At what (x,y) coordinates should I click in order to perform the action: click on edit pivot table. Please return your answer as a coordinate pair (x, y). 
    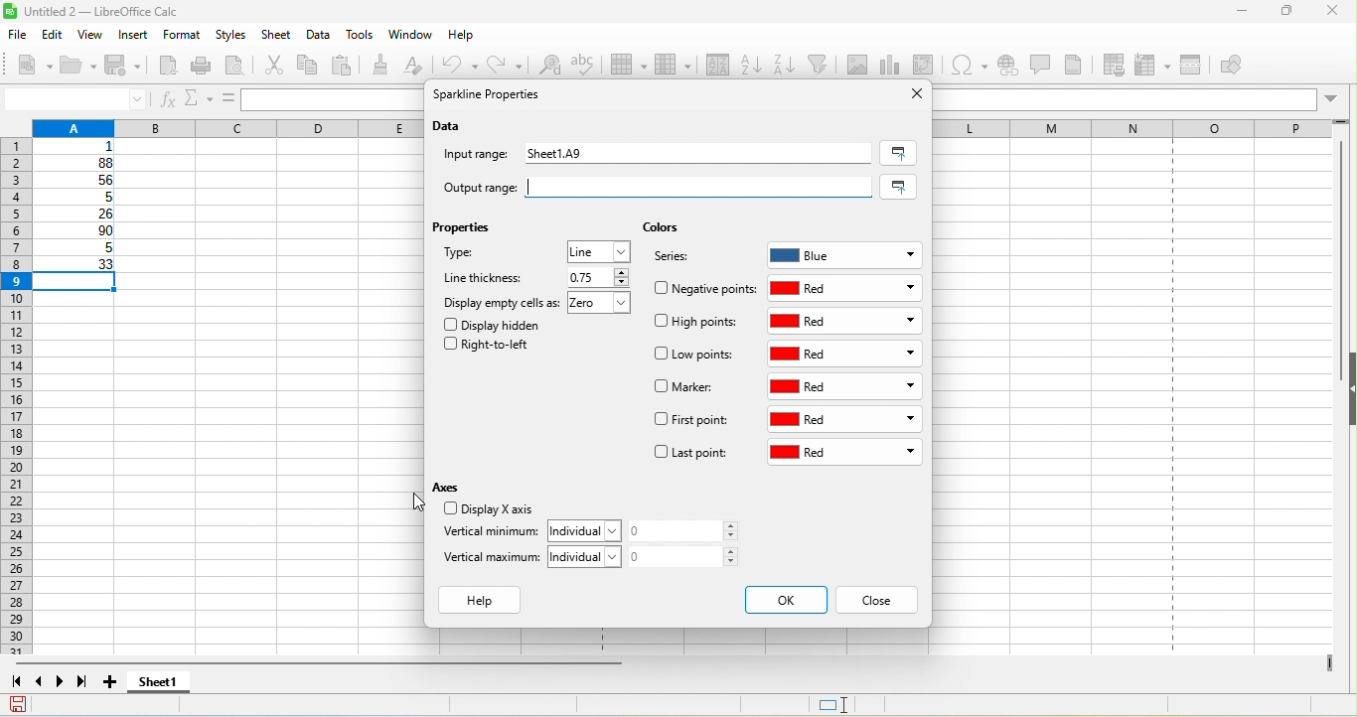
    Looking at the image, I should click on (928, 65).